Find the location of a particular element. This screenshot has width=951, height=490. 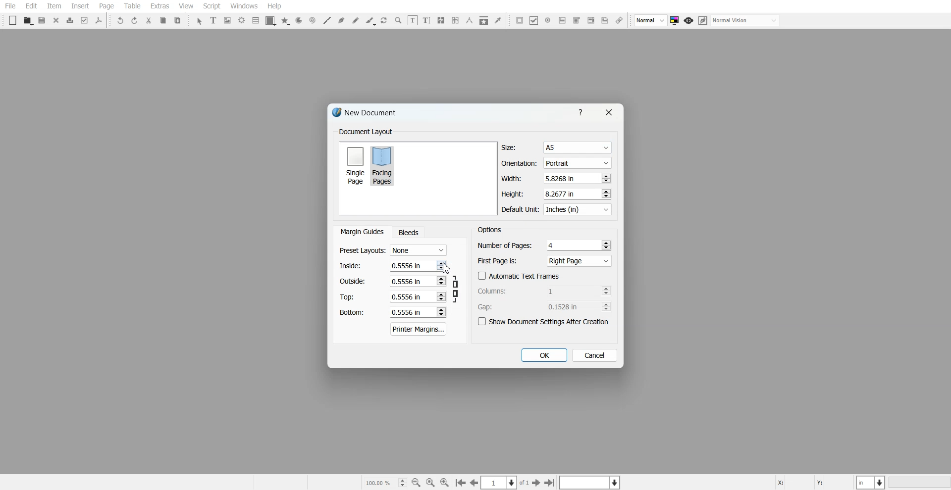

View is located at coordinates (186, 6).